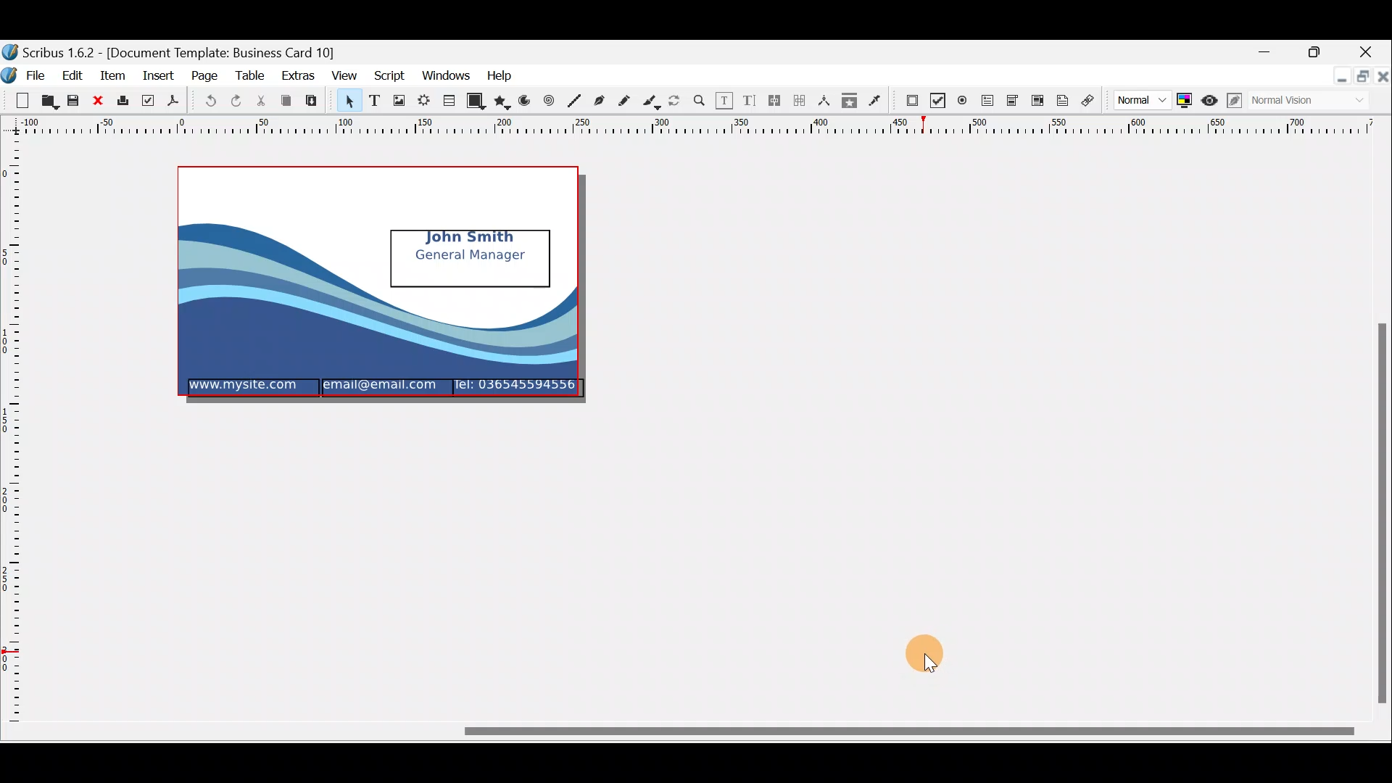 This screenshot has width=1392, height=783. Describe the element at coordinates (382, 279) in the screenshot. I see ` mockup of a business card` at that location.